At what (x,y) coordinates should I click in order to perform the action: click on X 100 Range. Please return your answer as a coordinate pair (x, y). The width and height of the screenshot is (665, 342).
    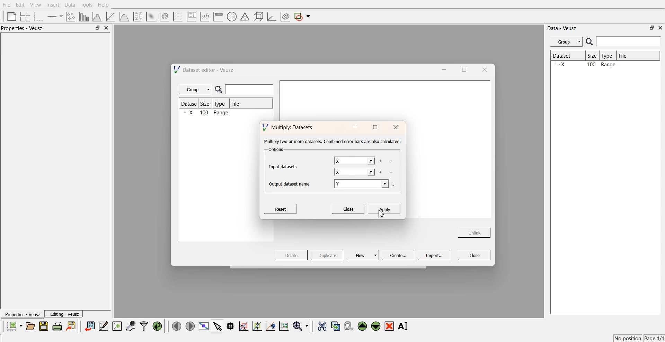
    Looking at the image, I should click on (208, 113).